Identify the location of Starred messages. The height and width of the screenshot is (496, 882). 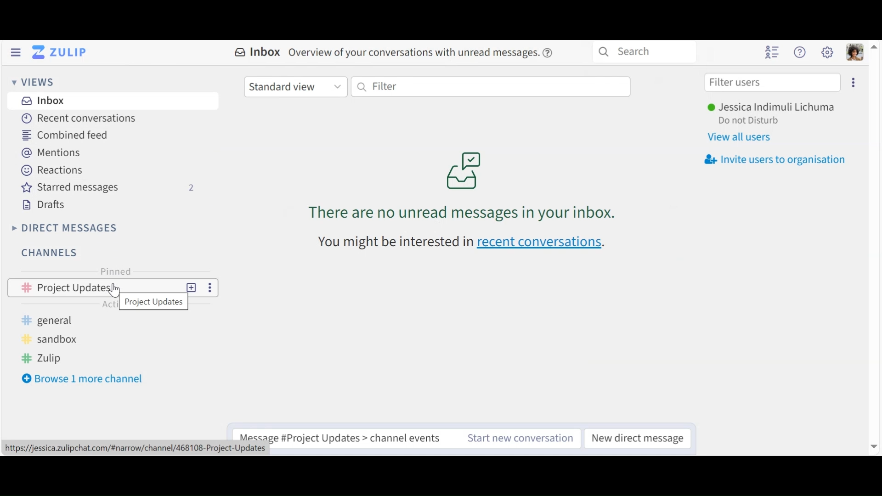
(112, 188).